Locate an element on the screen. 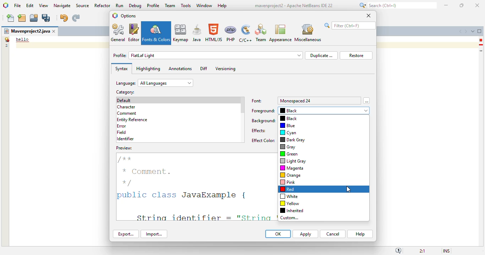  insert mode is located at coordinates (446, 250).